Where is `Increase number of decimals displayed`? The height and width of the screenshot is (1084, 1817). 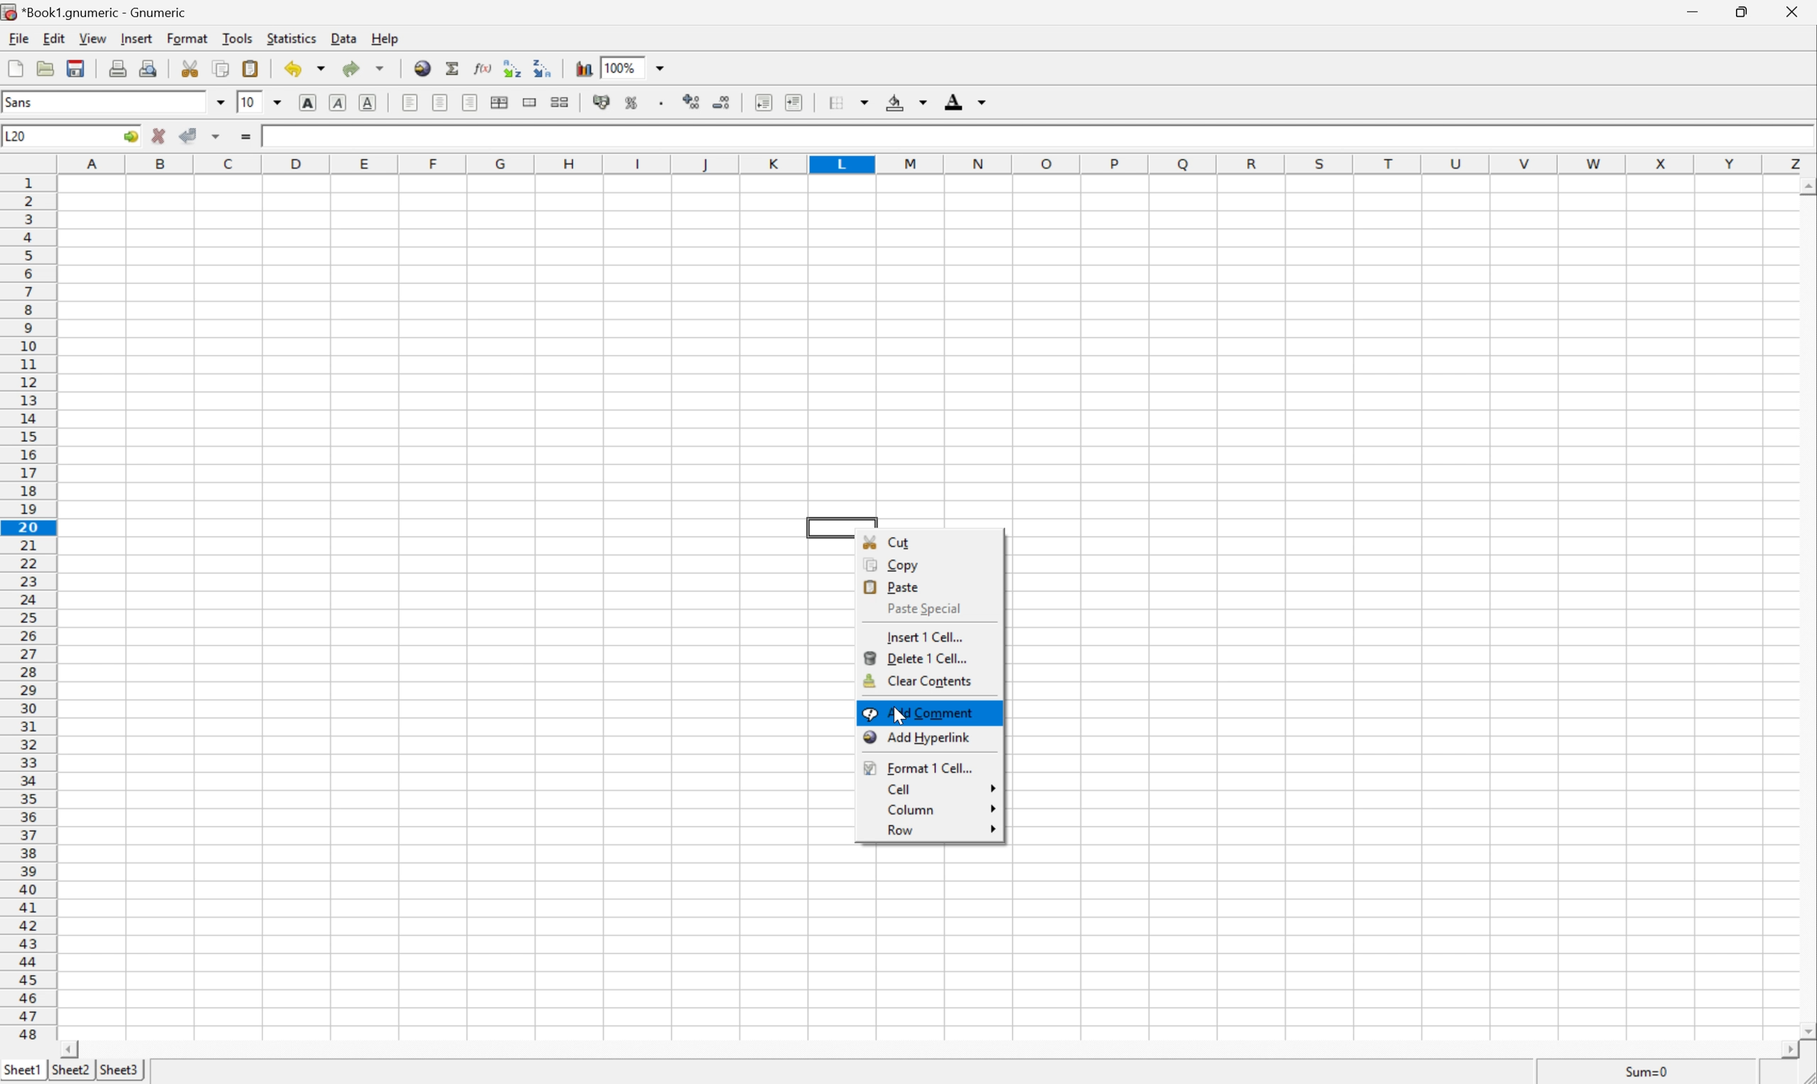
Increase number of decimals displayed is located at coordinates (693, 102).